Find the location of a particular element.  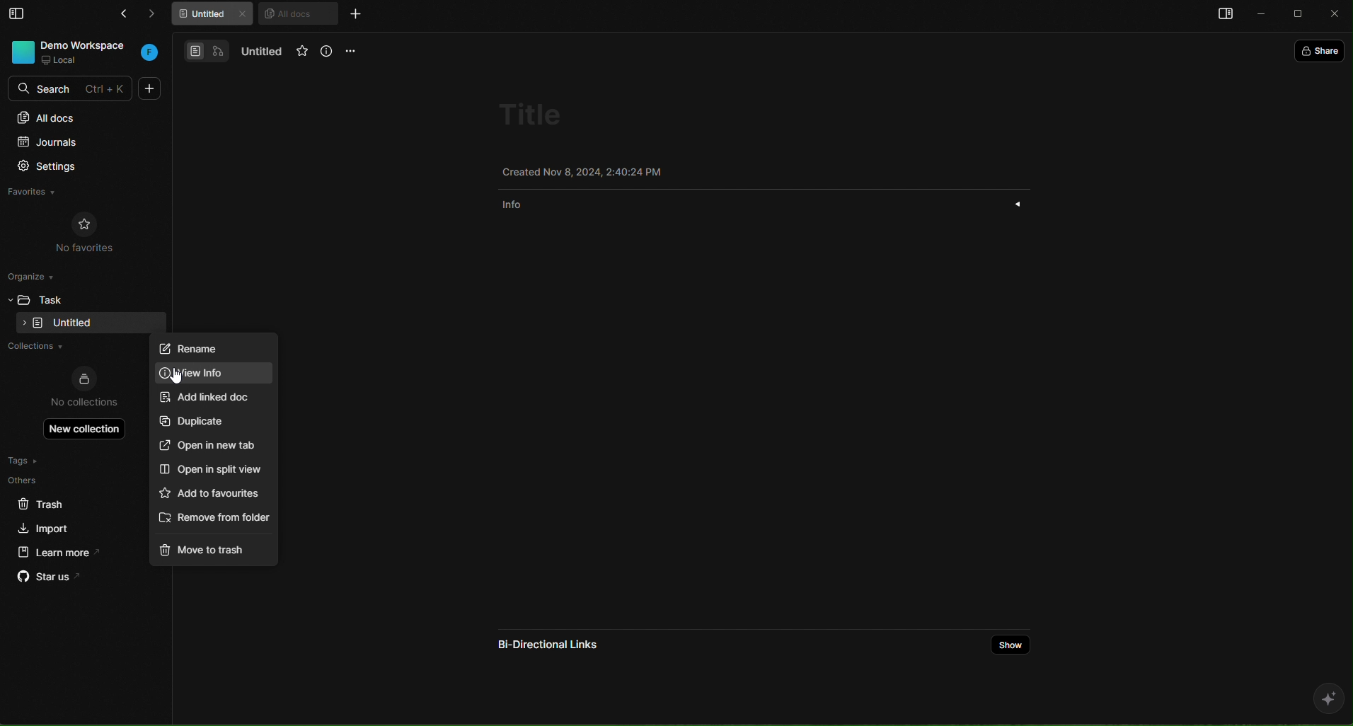

info is located at coordinates (768, 203).